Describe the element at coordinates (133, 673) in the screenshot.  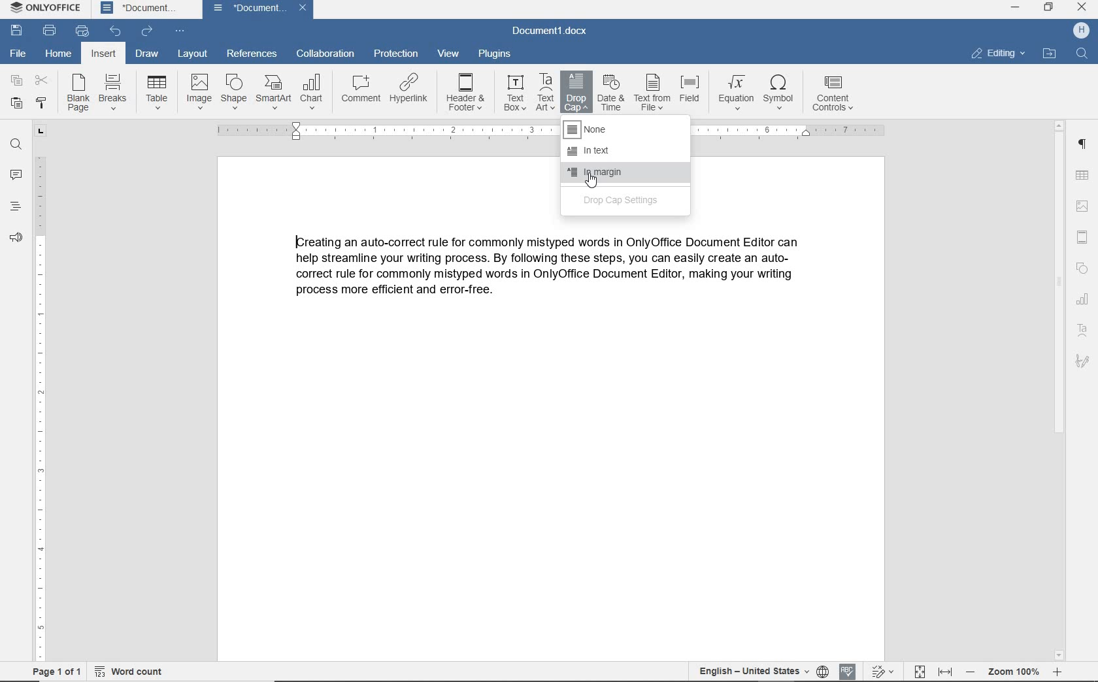
I see `word count` at that location.